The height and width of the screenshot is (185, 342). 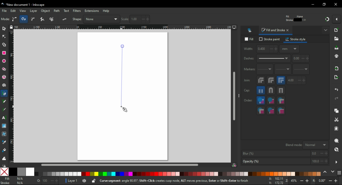 What do you see at coordinates (4, 101) in the screenshot?
I see `pencil` at bounding box center [4, 101].